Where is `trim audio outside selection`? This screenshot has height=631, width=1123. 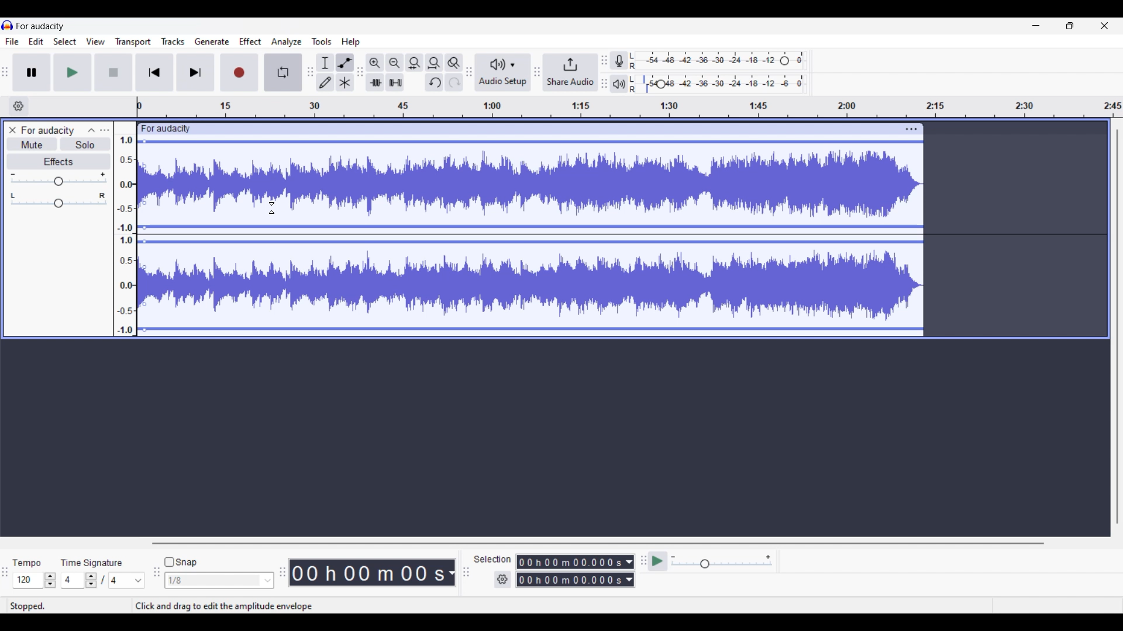
trim audio outside selection is located at coordinates (375, 82).